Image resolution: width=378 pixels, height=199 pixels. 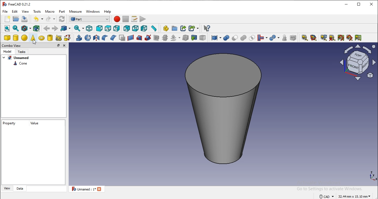 I want to click on , so click(x=226, y=38).